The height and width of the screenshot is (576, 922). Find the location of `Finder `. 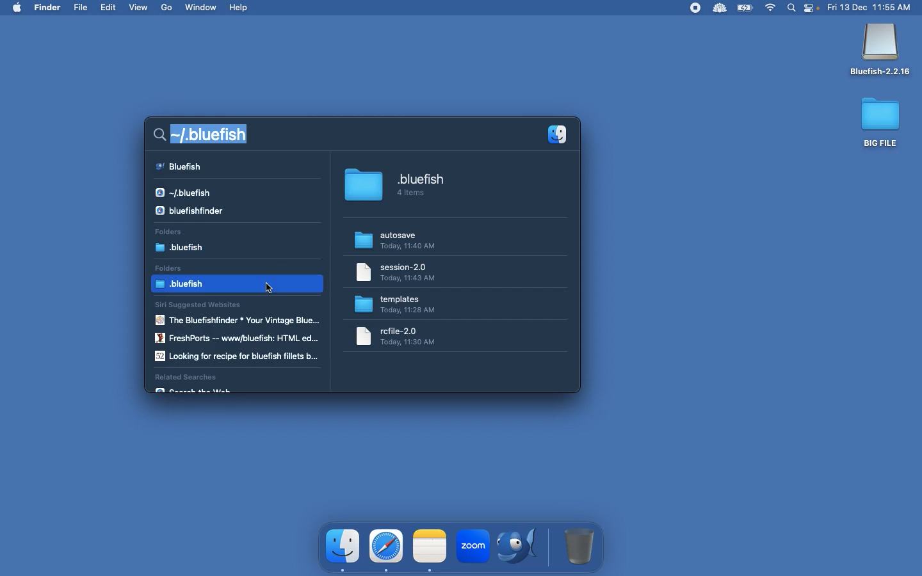

Finder  is located at coordinates (48, 8).